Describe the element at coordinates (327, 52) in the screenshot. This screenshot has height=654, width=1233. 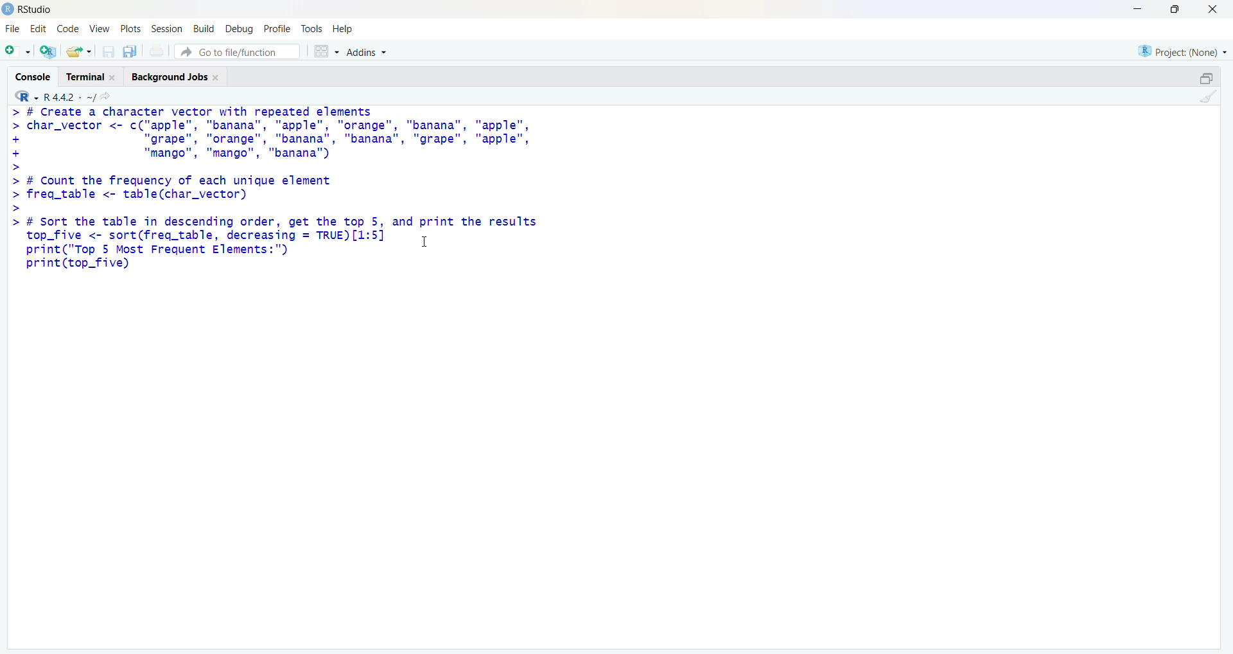
I see `Workspace panes` at that location.